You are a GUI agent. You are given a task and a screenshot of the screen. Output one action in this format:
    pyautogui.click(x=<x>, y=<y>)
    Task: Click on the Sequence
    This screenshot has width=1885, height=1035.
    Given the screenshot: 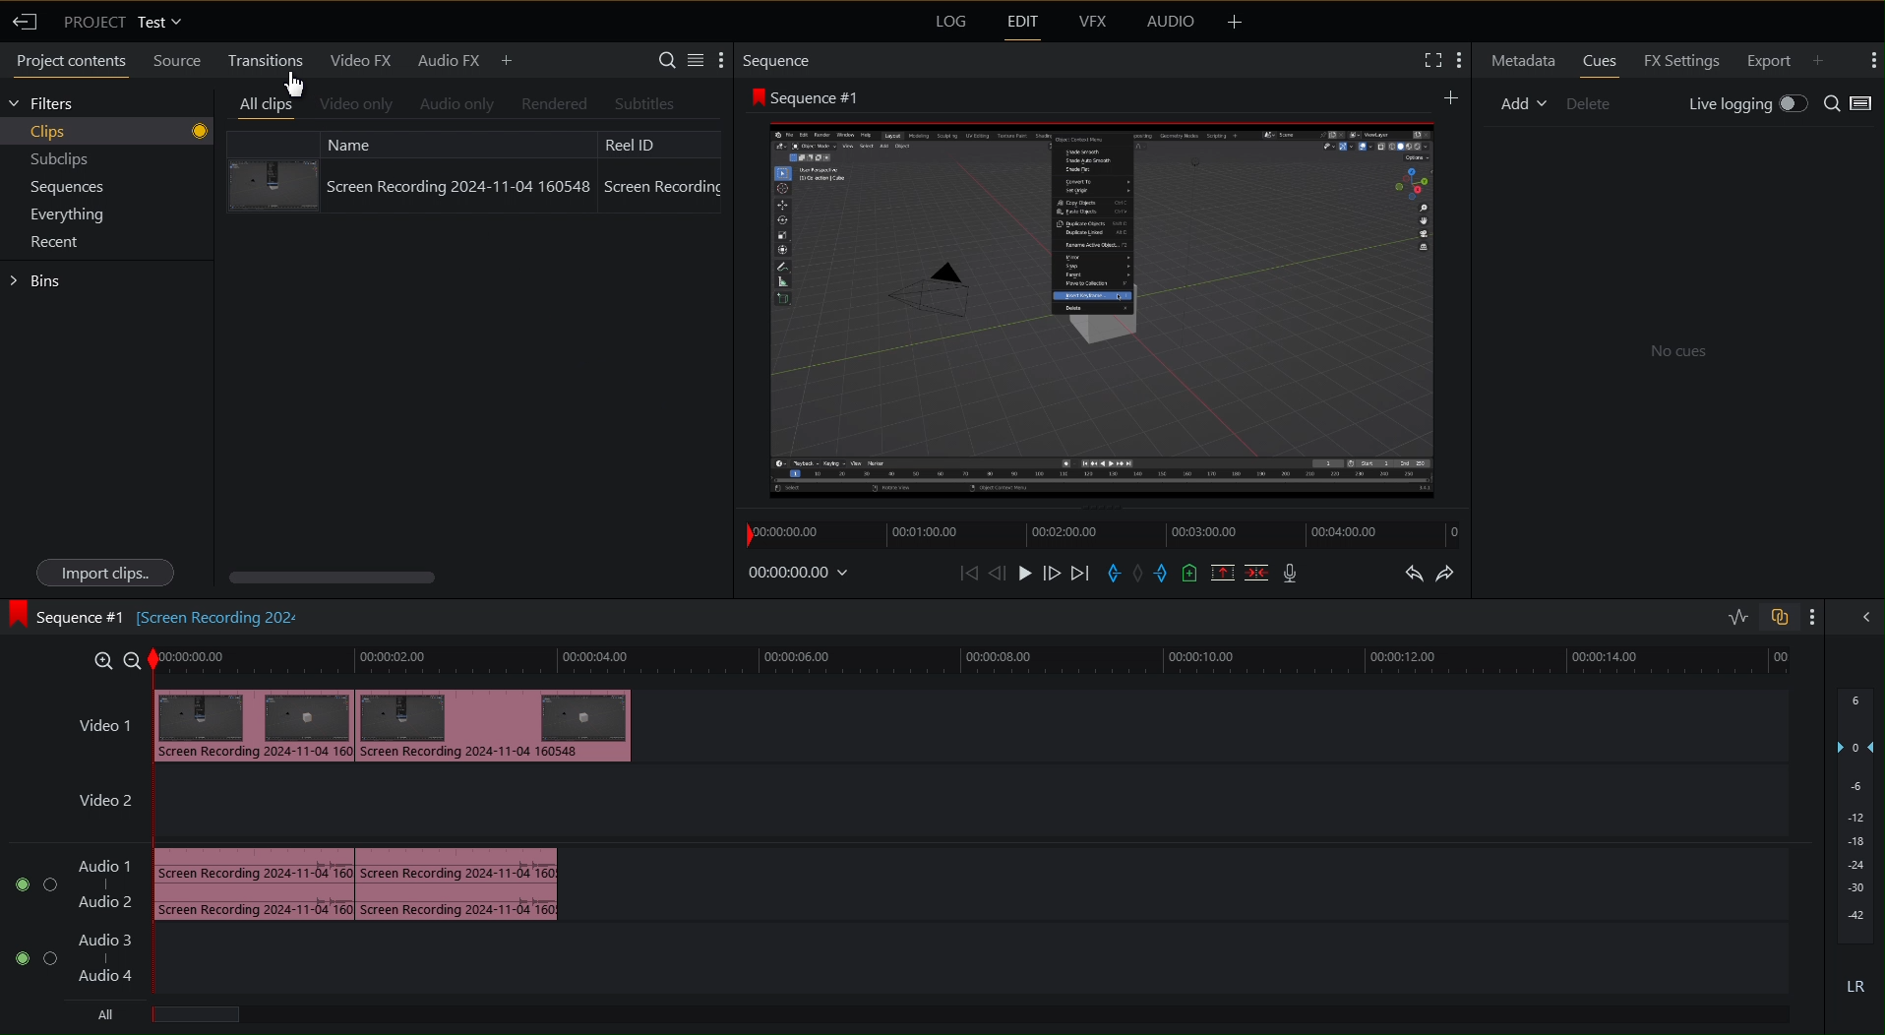 What is the action you would take?
    pyautogui.click(x=778, y=58)
    